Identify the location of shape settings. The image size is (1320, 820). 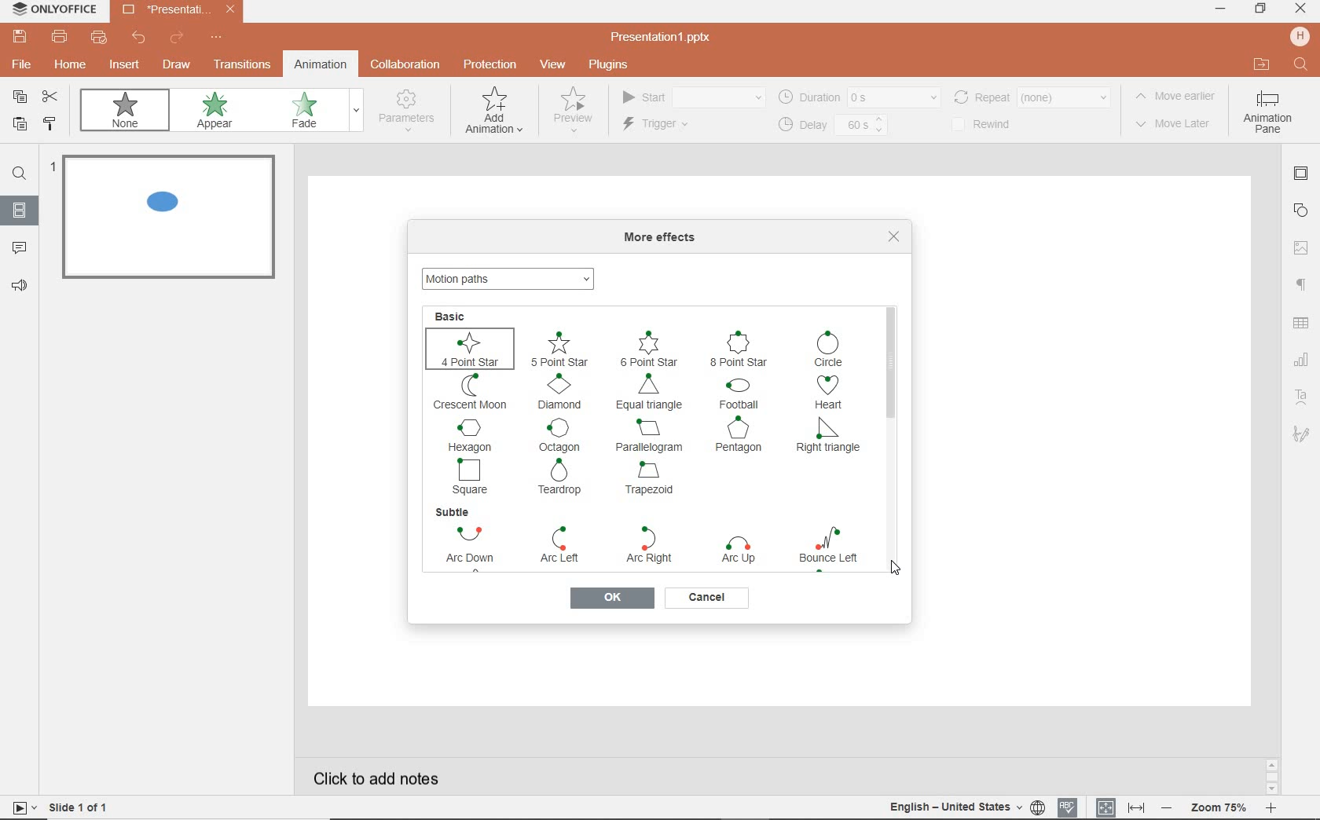
(1303, 210).